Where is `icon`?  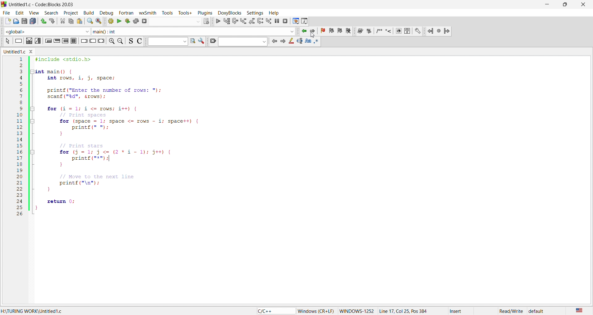 icon is located at coordinates (27, 41).